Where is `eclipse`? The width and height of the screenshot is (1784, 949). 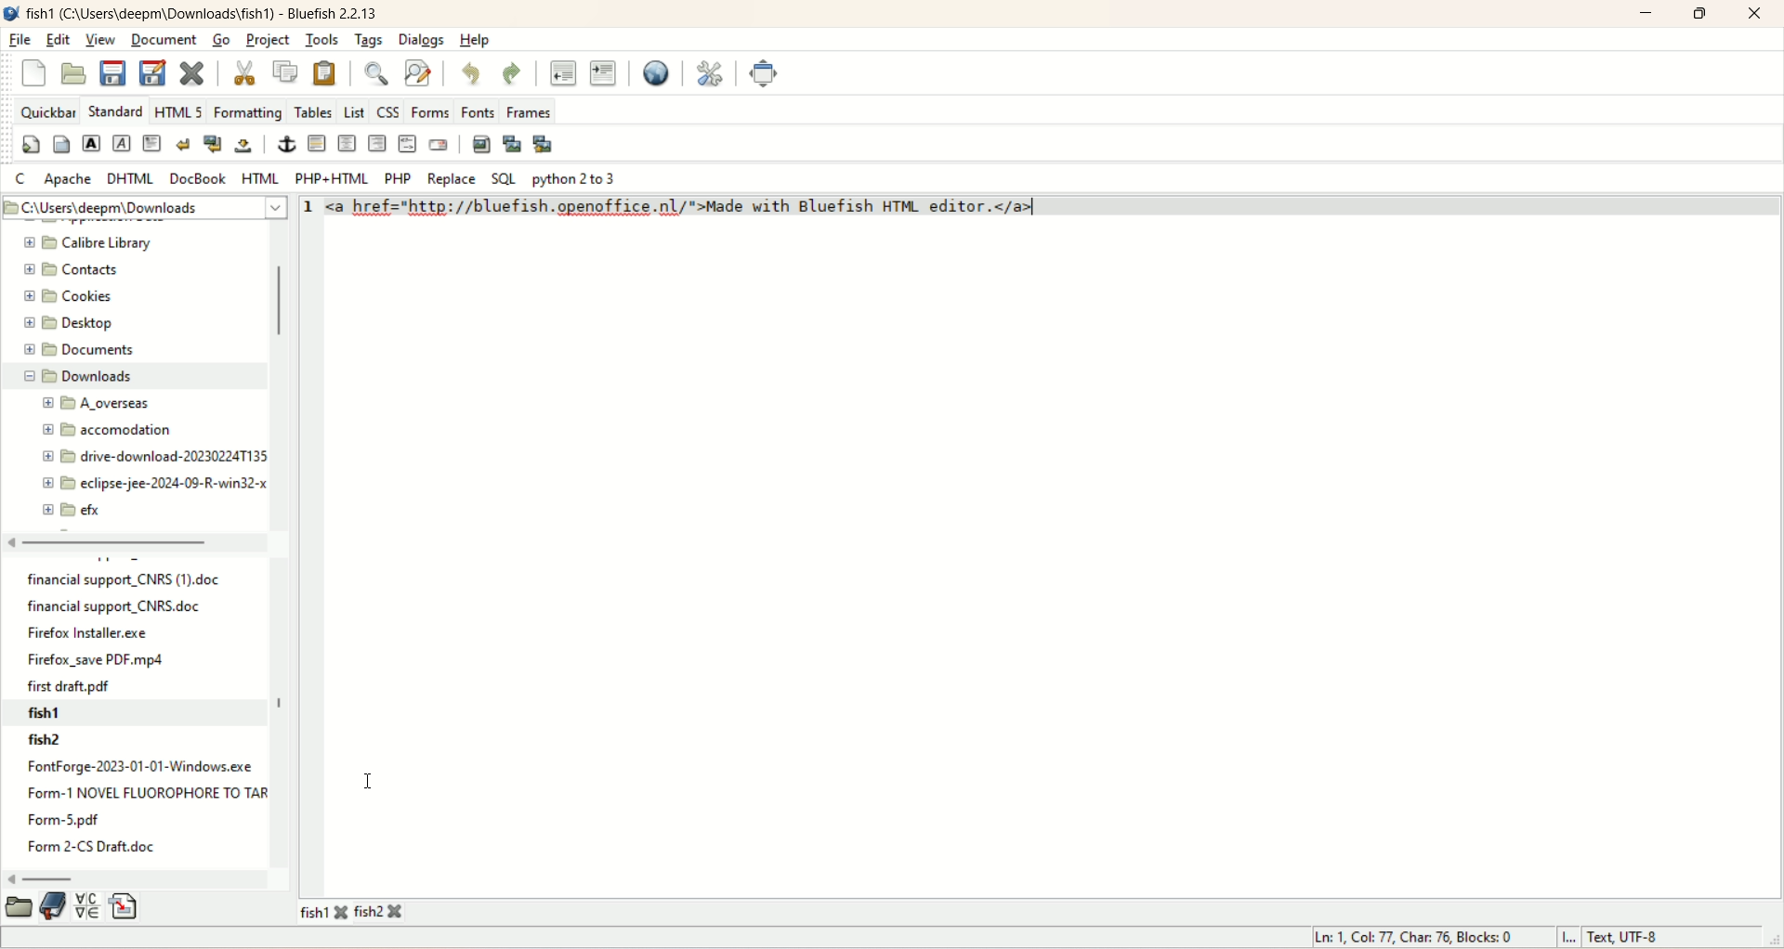 eclipse is located at coordinates (149, 484).